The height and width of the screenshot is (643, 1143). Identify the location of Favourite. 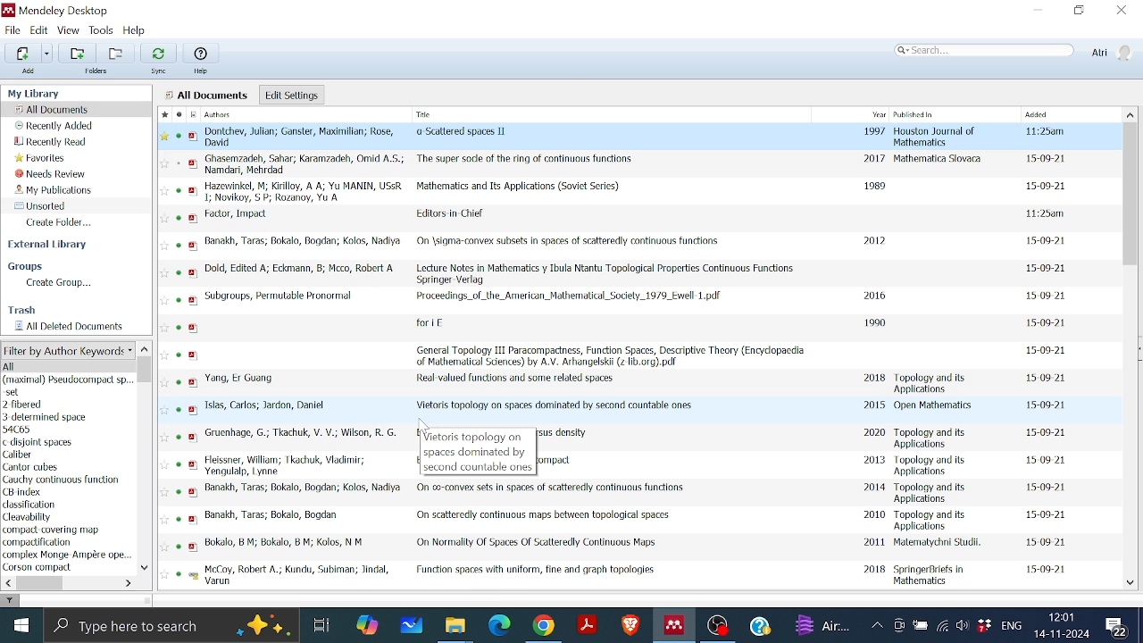
(166, 115).